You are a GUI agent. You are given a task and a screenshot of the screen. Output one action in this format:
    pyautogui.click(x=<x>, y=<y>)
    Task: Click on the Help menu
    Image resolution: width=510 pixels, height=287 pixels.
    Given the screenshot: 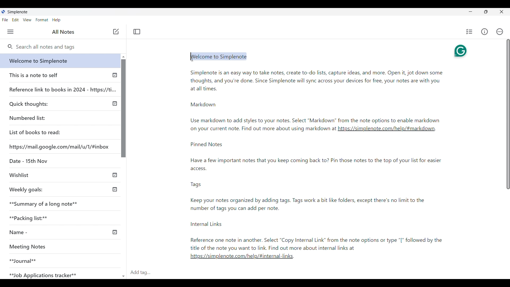 What is the action you would take?
    pyautogui.click(x=56, y=20)
    